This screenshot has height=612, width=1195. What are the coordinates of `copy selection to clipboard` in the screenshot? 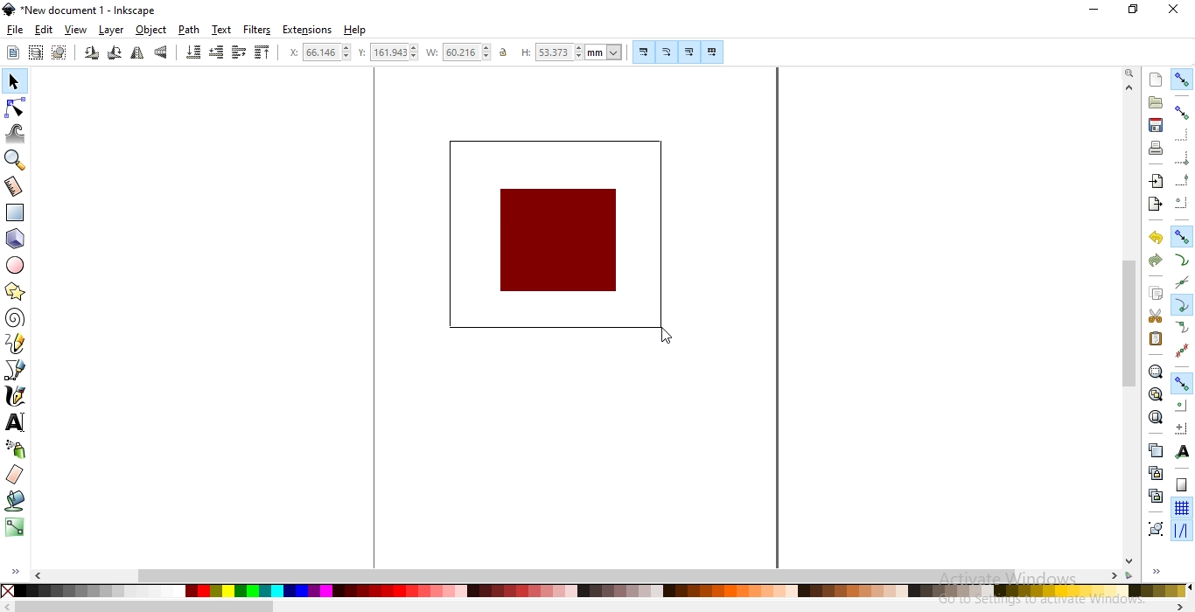 It's located at (1155, 294).